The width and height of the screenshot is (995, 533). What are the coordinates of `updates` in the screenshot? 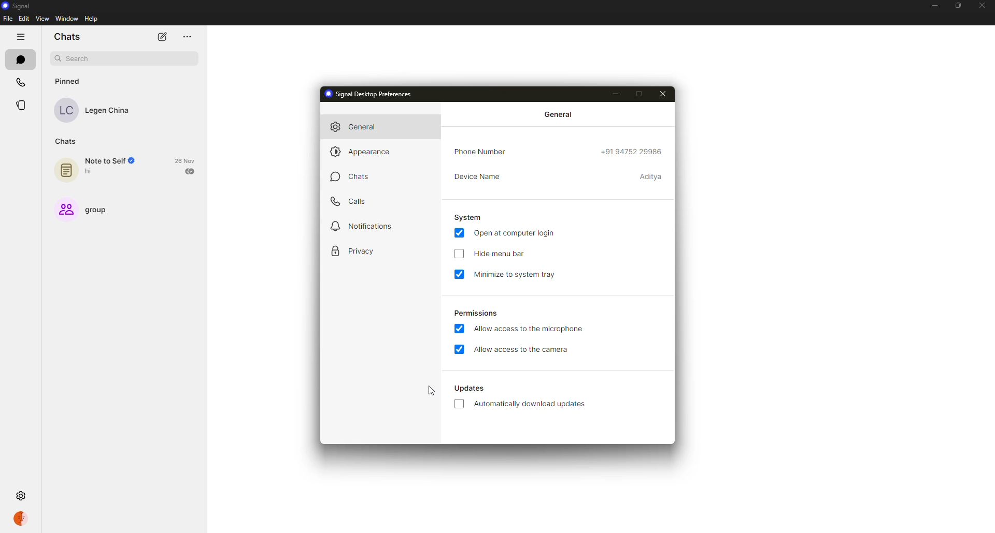 It's located at (471, 389).